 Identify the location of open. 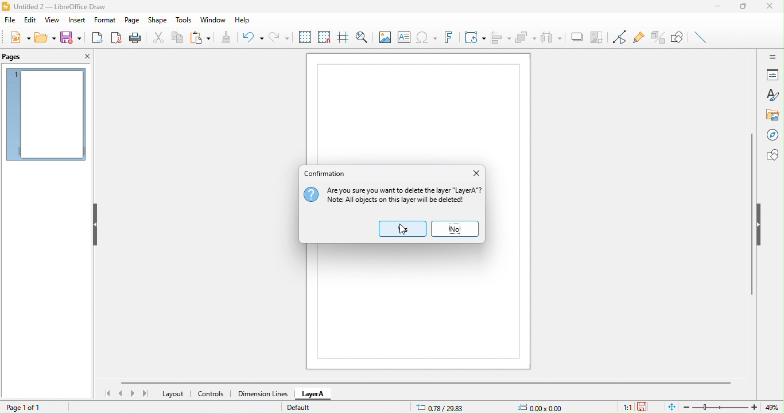
(44, 37).